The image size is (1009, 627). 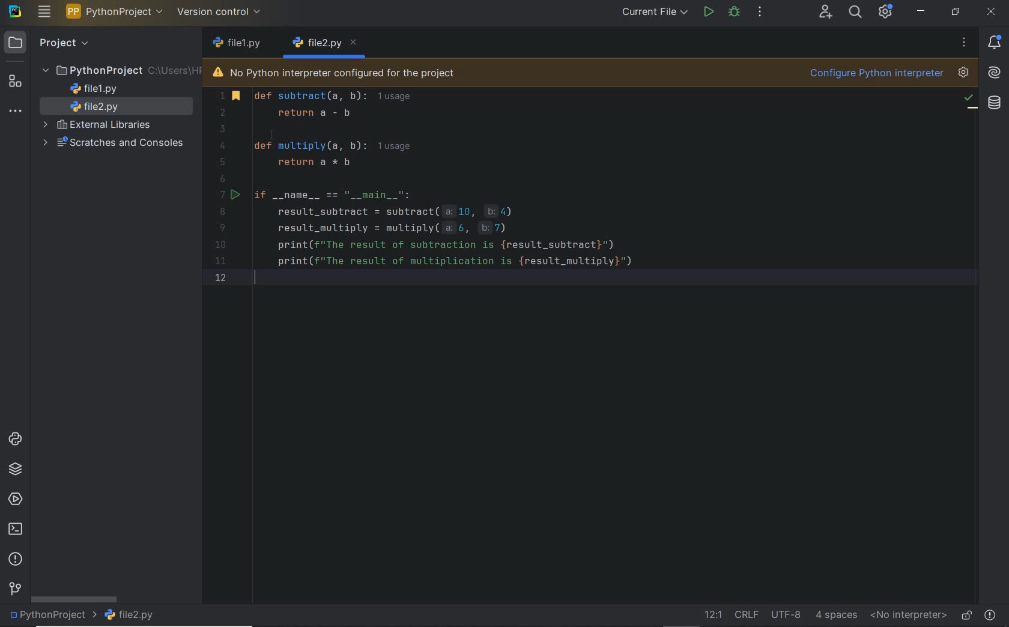 I want to click on no problem, so click(x=968, y=99).